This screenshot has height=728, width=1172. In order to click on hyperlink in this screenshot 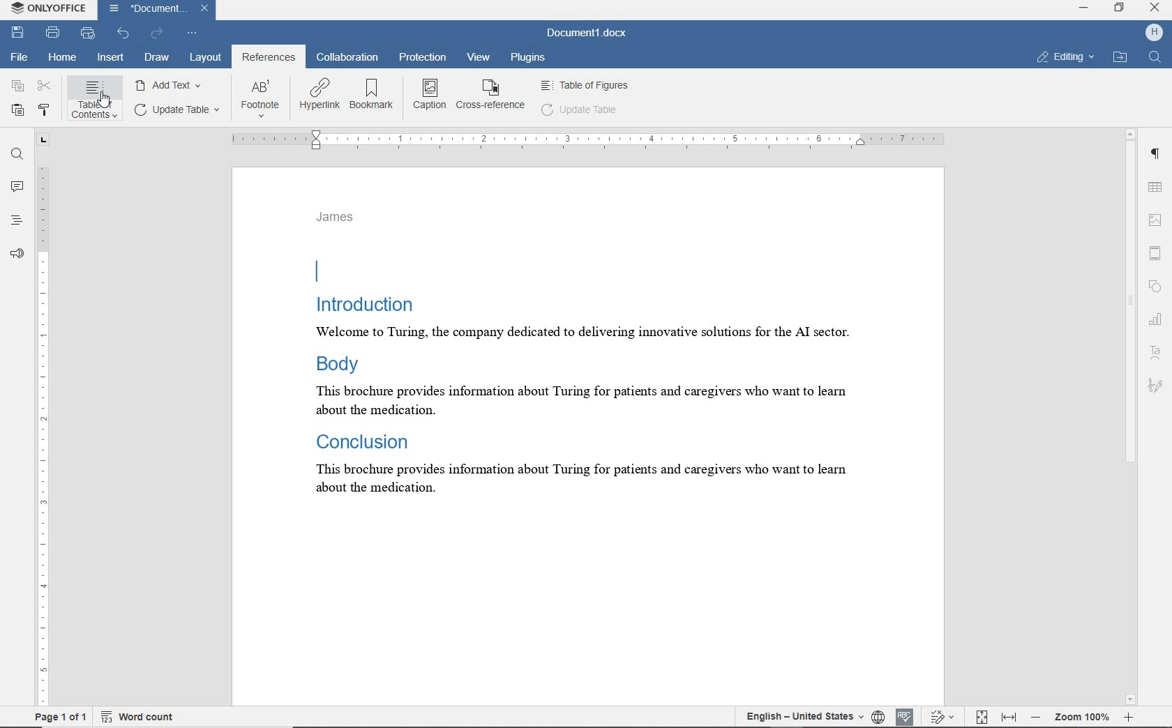, I will do `click(319, 96)`.